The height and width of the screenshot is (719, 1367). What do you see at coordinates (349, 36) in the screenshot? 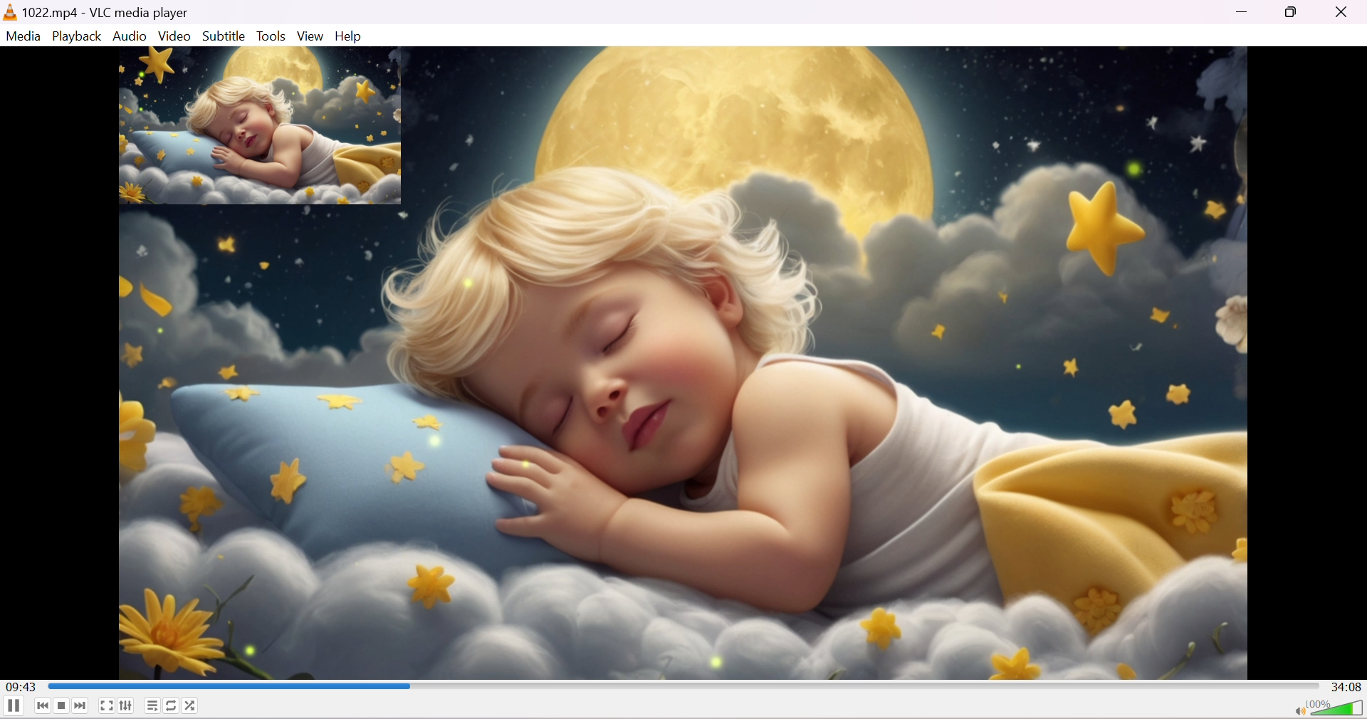
I see `Help` at bounding box center [349, 36].